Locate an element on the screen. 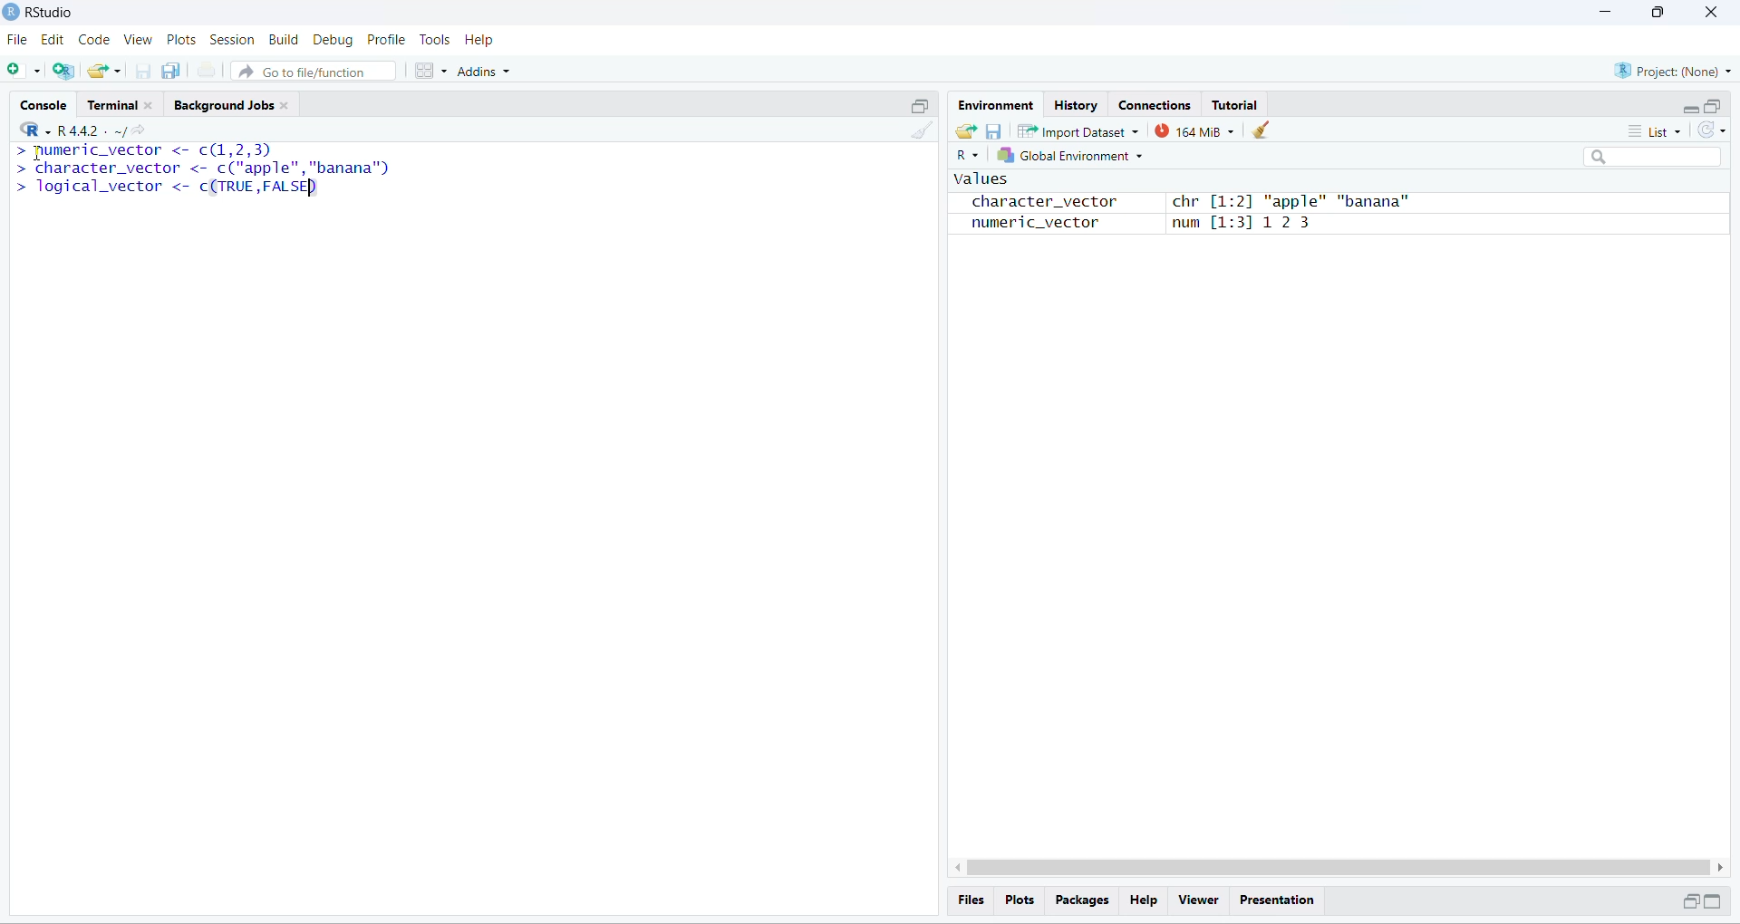  Presentation is located at coordinates (1279, 901).